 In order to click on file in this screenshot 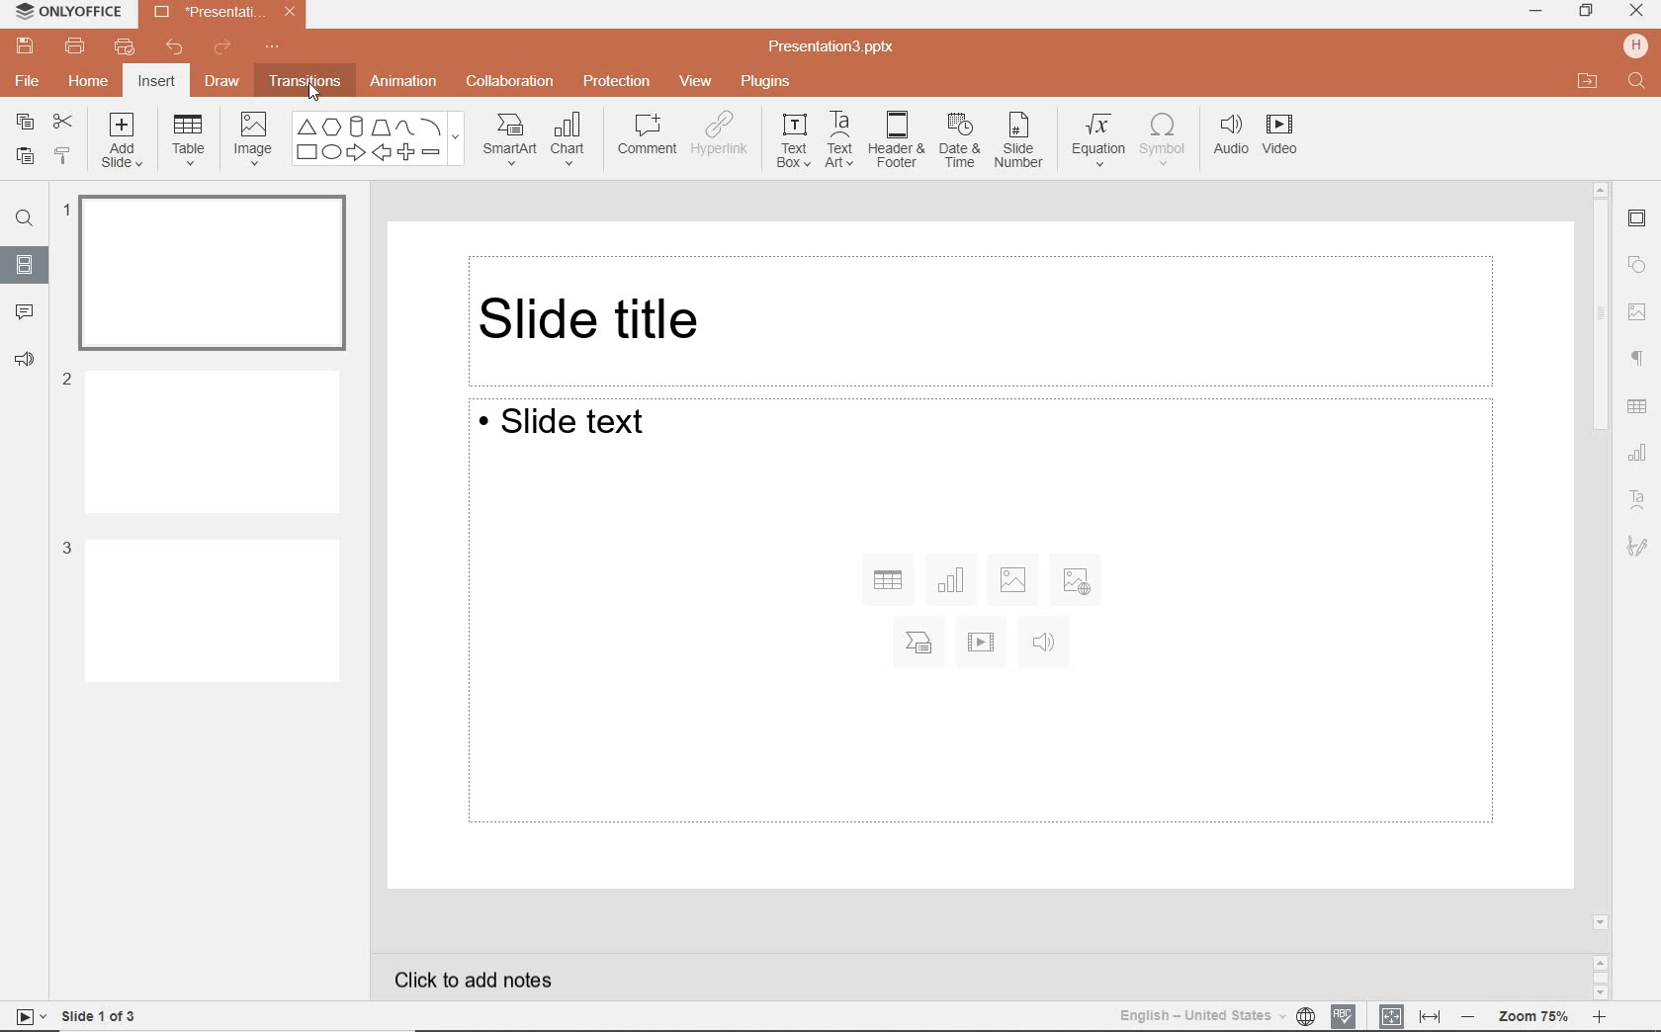, I will do `click(26, 80)`.